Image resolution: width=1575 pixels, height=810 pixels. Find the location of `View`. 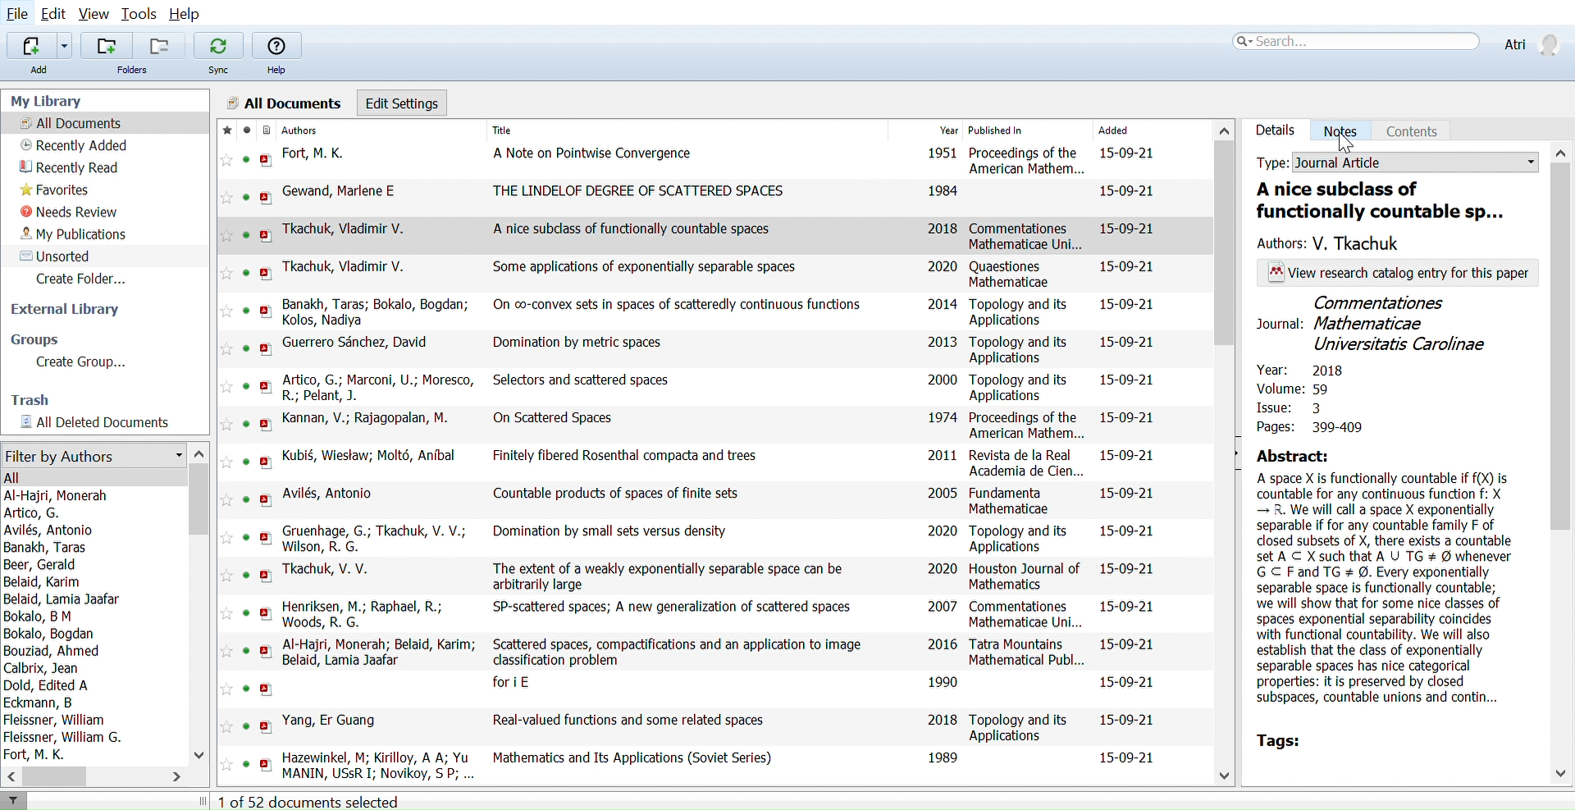

View is located at coordinates (96, 15).